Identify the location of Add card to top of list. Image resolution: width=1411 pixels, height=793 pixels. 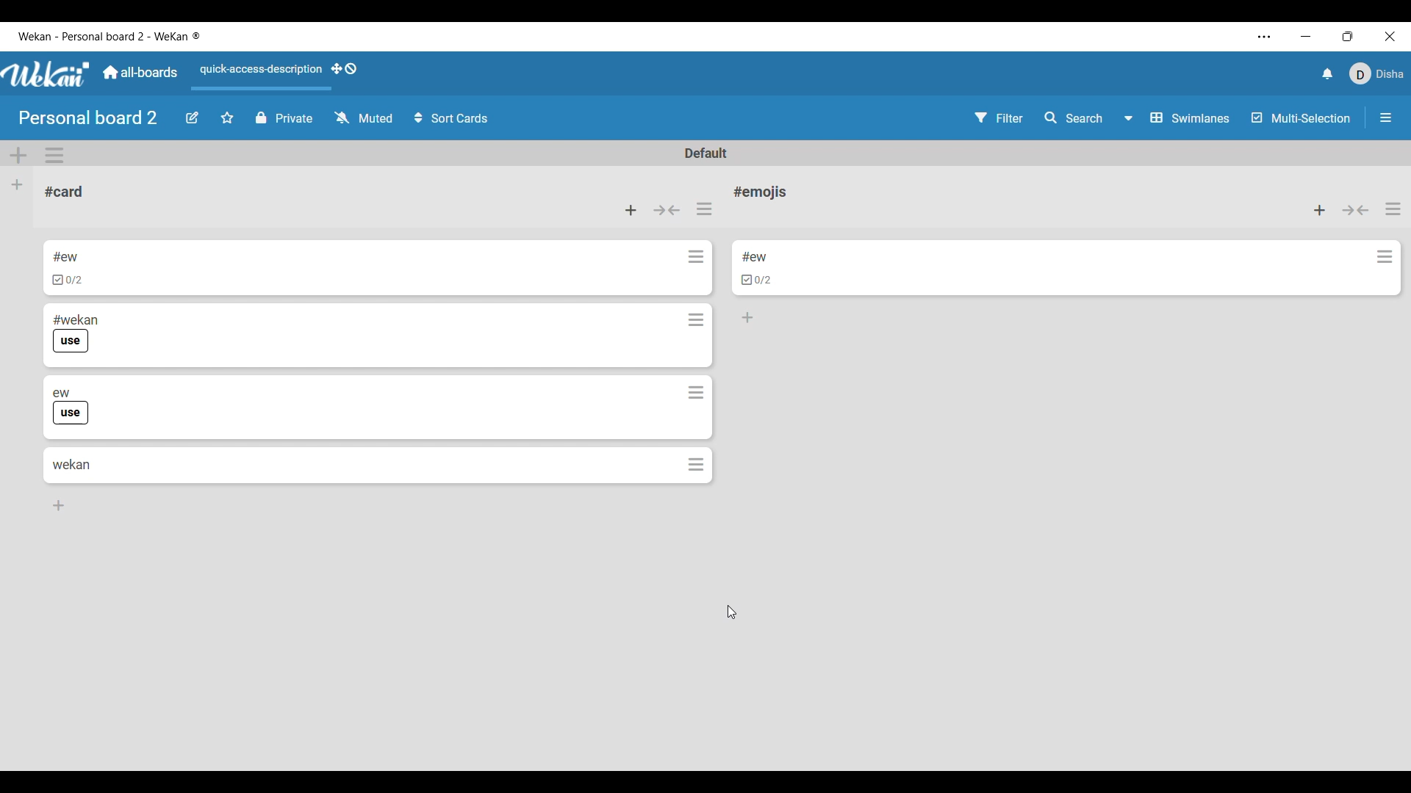
(631, 211).